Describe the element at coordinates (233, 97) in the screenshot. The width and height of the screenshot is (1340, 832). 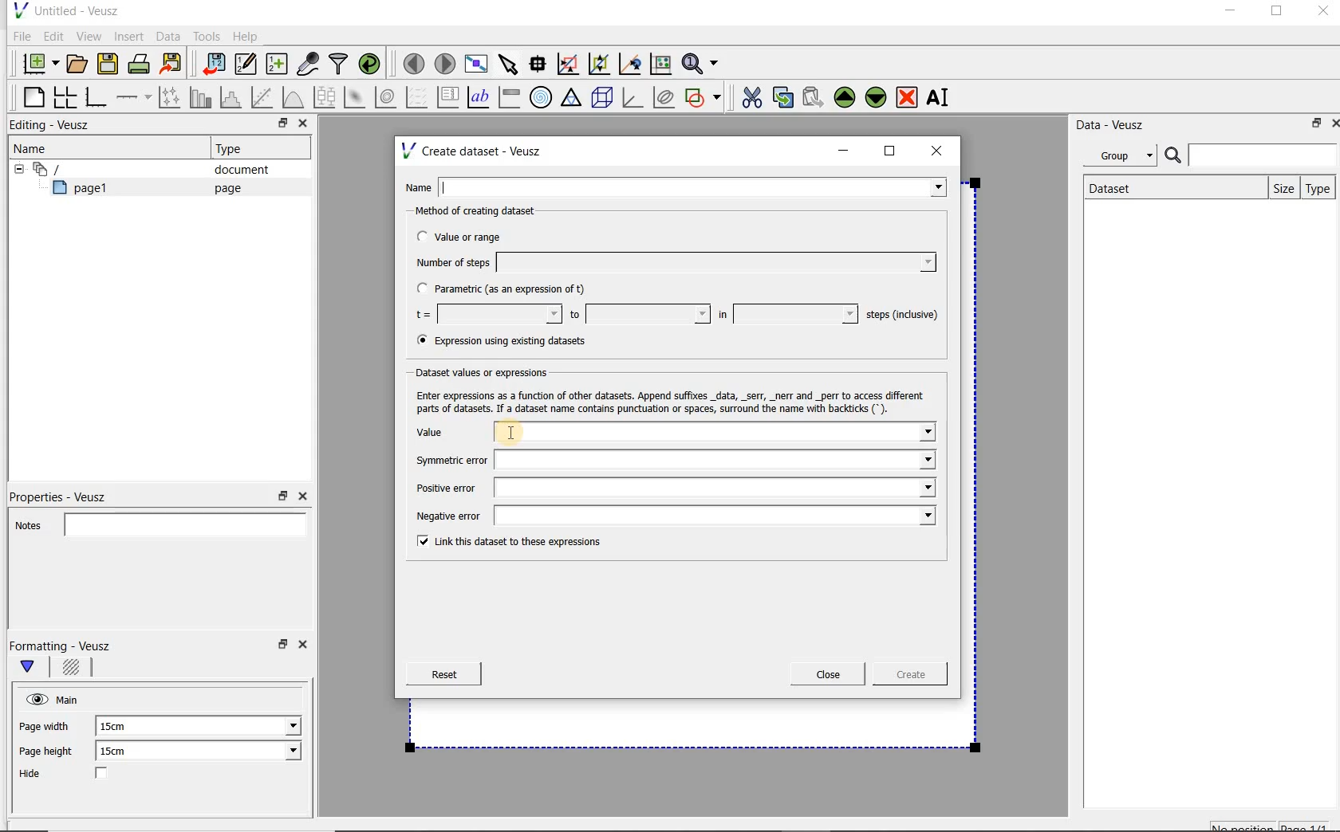
I see `histogram of a dataset` at that location.